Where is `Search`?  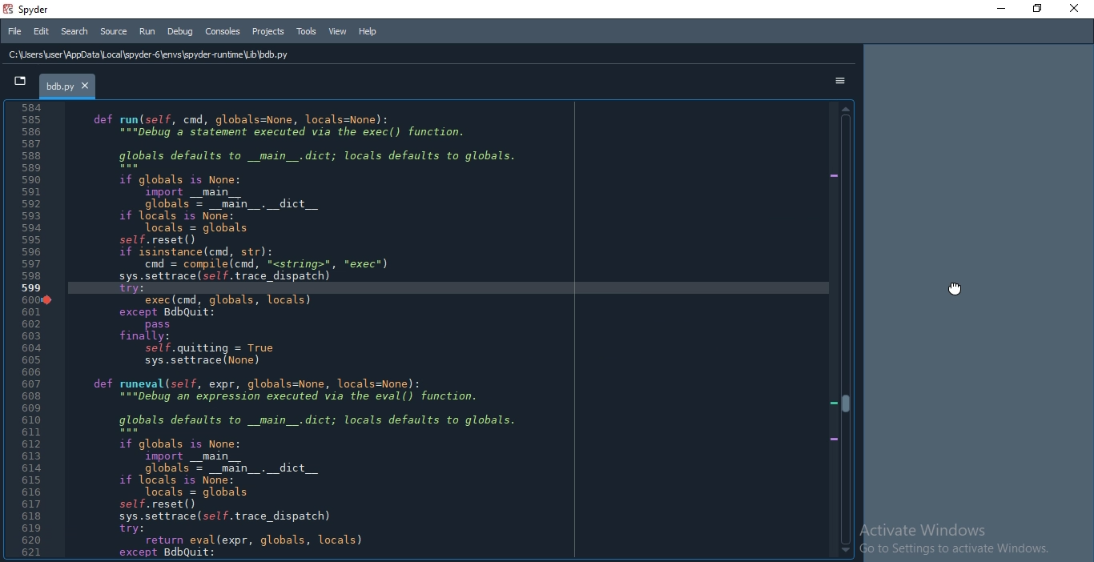
Search is located at coordinates (77, 32).